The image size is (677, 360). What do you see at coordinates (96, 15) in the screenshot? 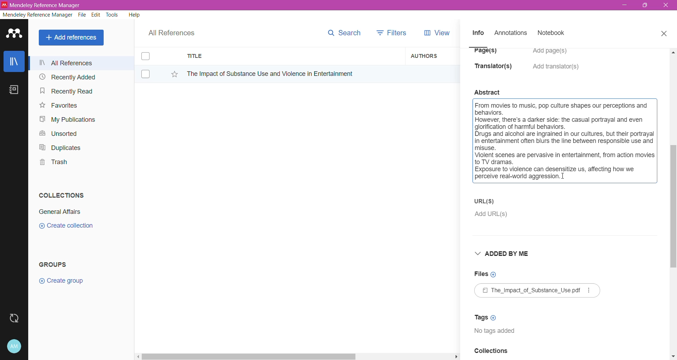
I see `Edit` at bounding box center [96, 15].